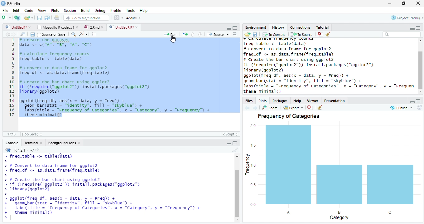  Describe the element at coordinates (248, 108) in the screenshot. I see `Back` at that location.